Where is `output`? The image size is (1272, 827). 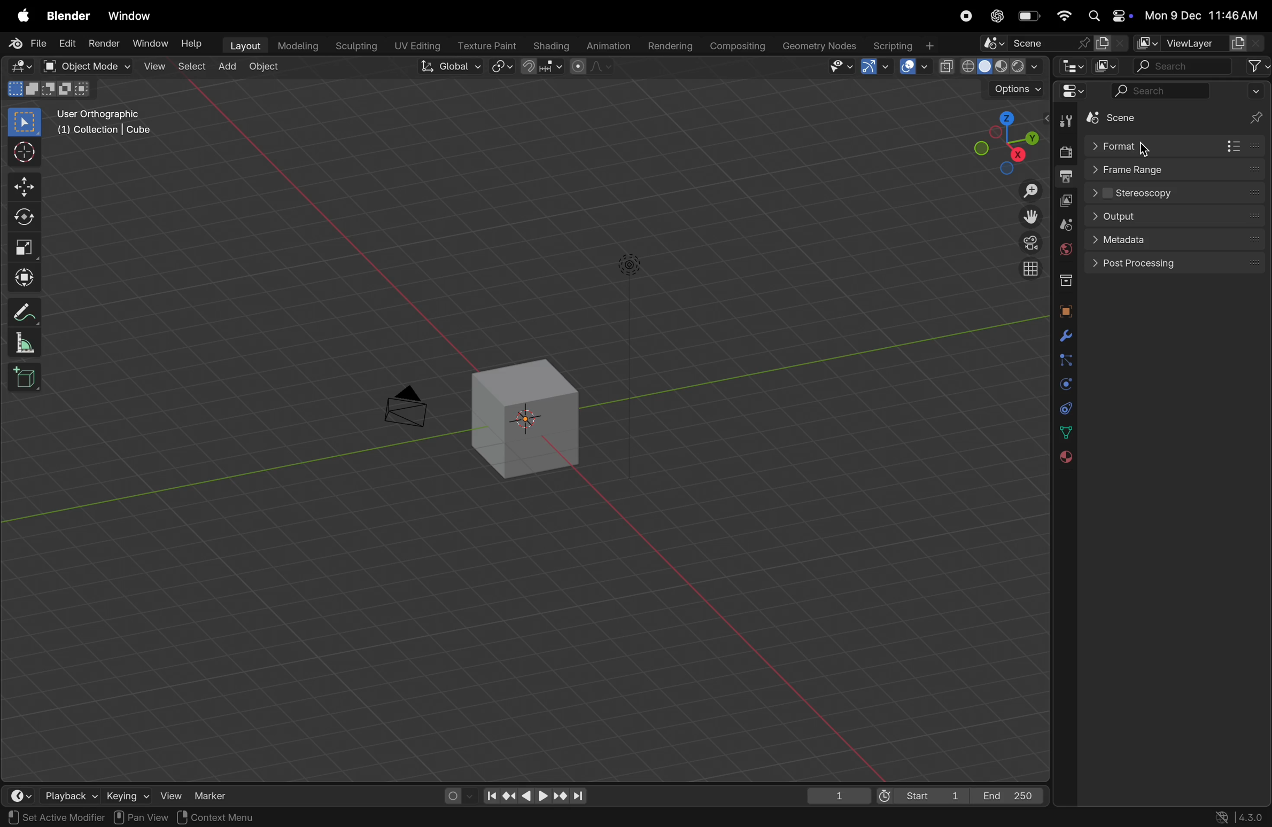
output is located at coordinates (1180, 217).